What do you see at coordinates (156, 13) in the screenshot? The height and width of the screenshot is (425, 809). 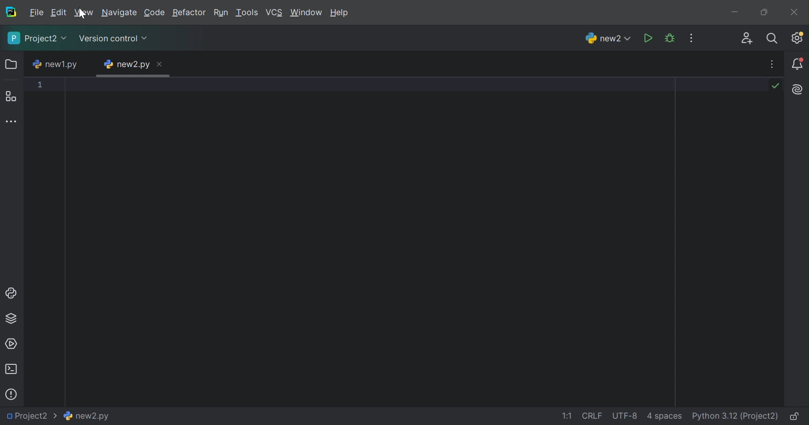 I see `` at bounding box center [156, 13].